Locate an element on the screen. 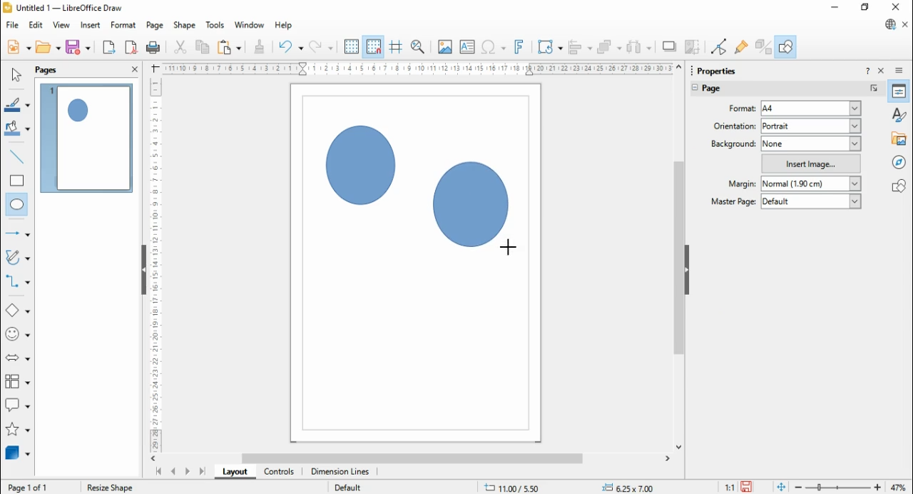 This screenshot has width=913, height=494. undo is located at coordinates (291, 47).